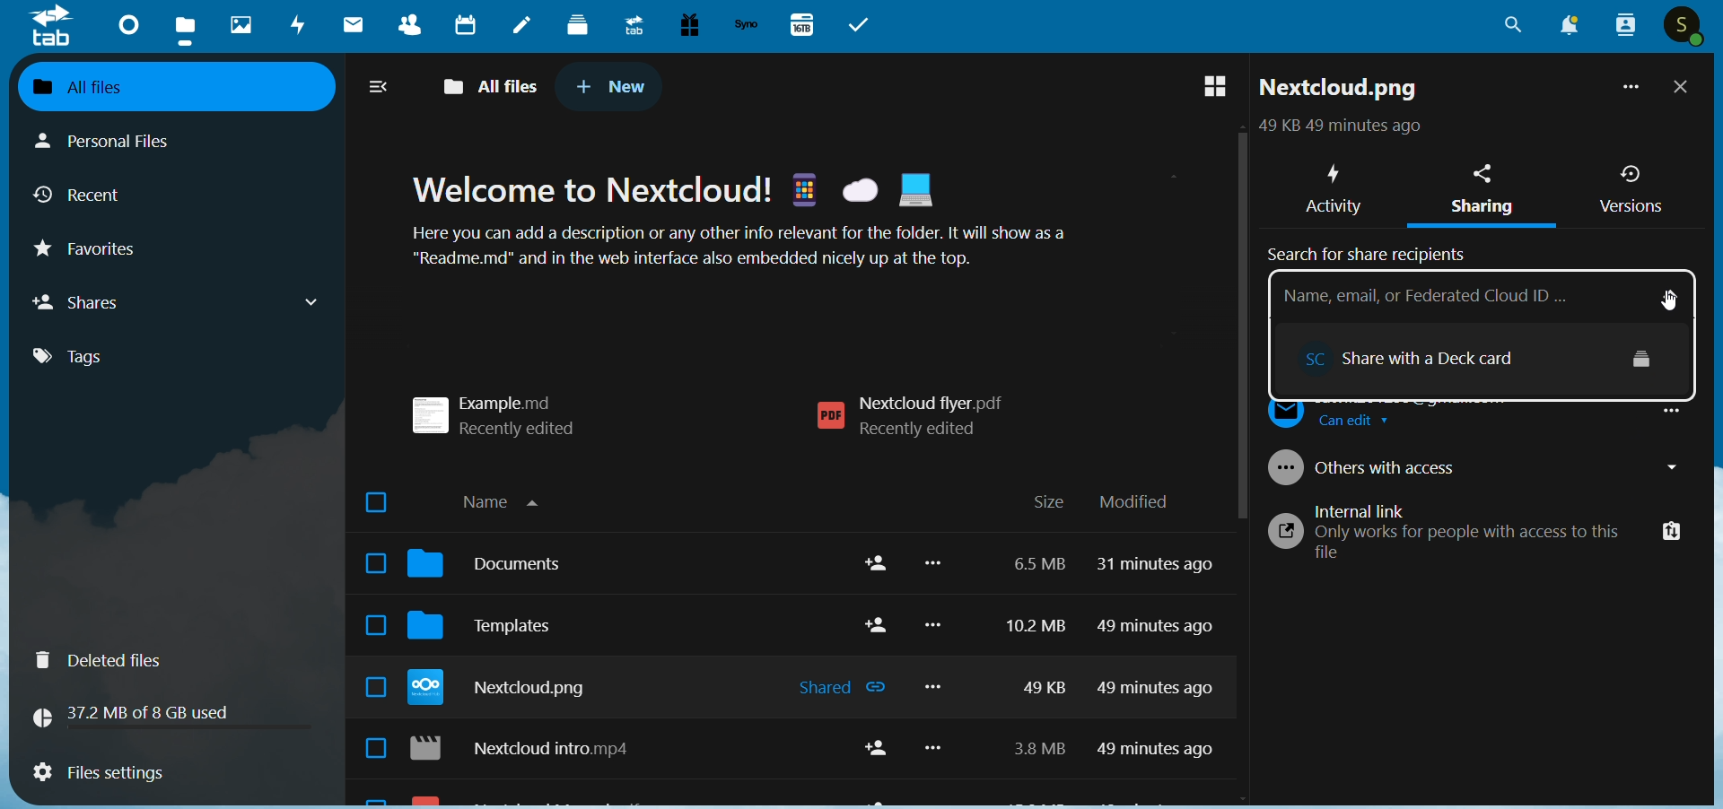 The width and height of the screenshot is (1723, 809). Describe the element at coordinates (531, 752) in the screenshot. I see `nextcloud intro ` at that location.